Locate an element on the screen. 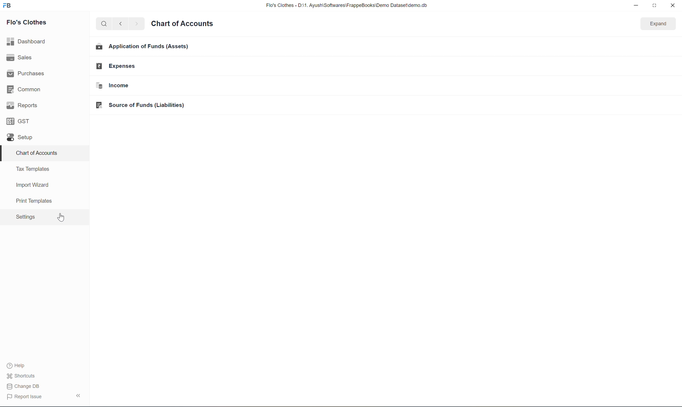  close is located at coordinates (672, 5).